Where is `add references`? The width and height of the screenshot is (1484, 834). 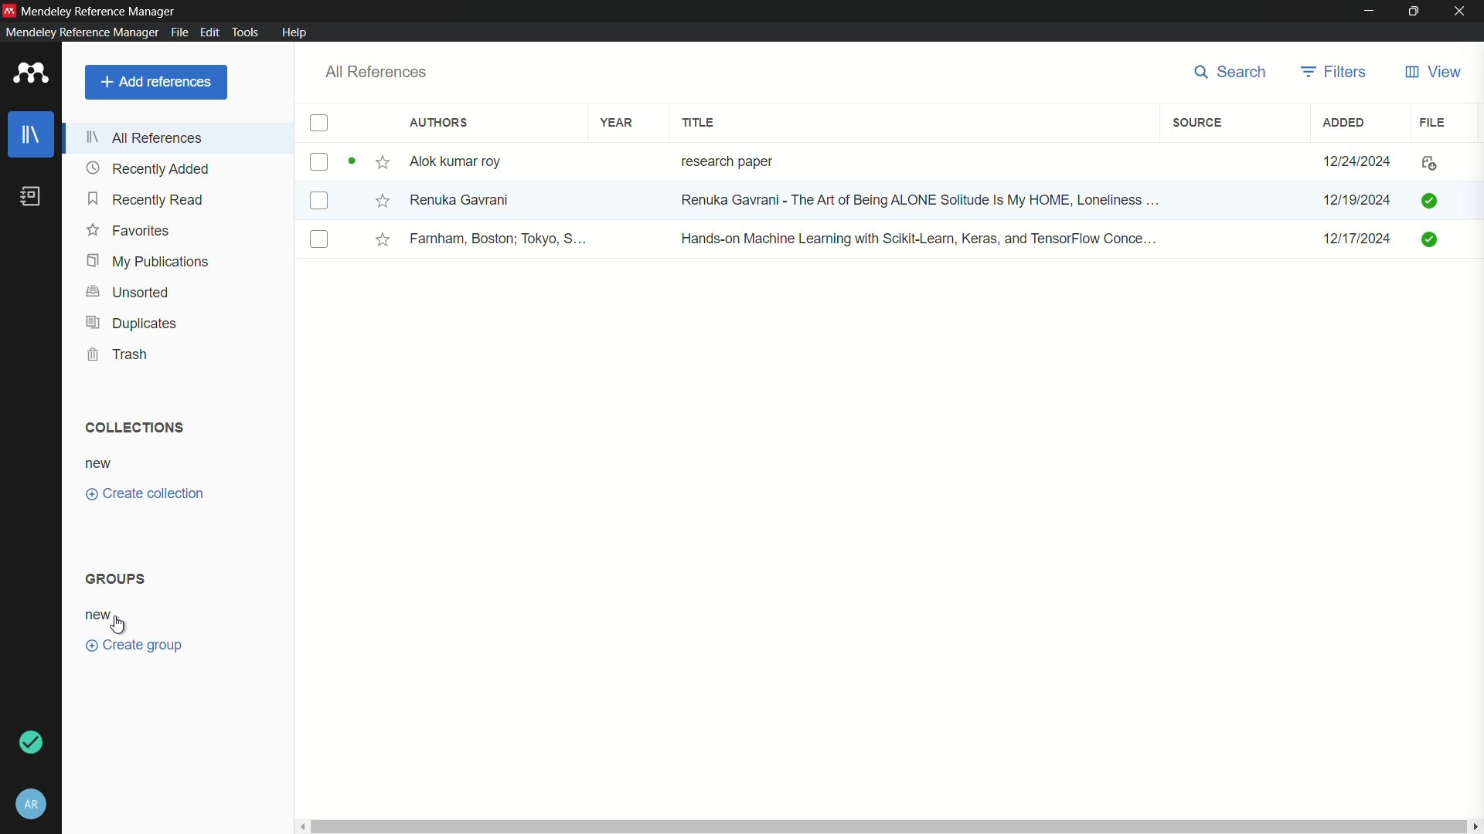 add references is located at coordinates (156, 82).